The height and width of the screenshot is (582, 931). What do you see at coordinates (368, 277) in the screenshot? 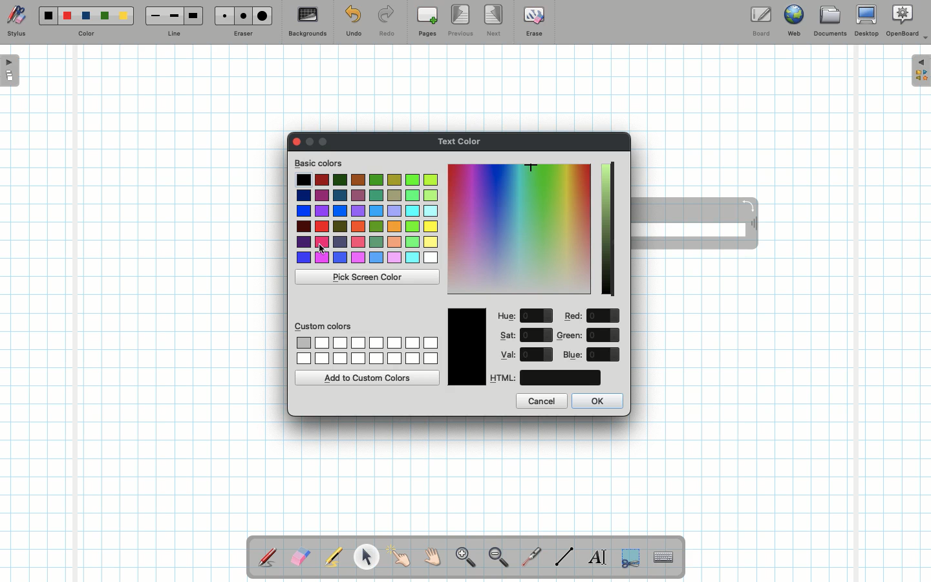
I see `Pick screen color` at bounding box center [368, 277].